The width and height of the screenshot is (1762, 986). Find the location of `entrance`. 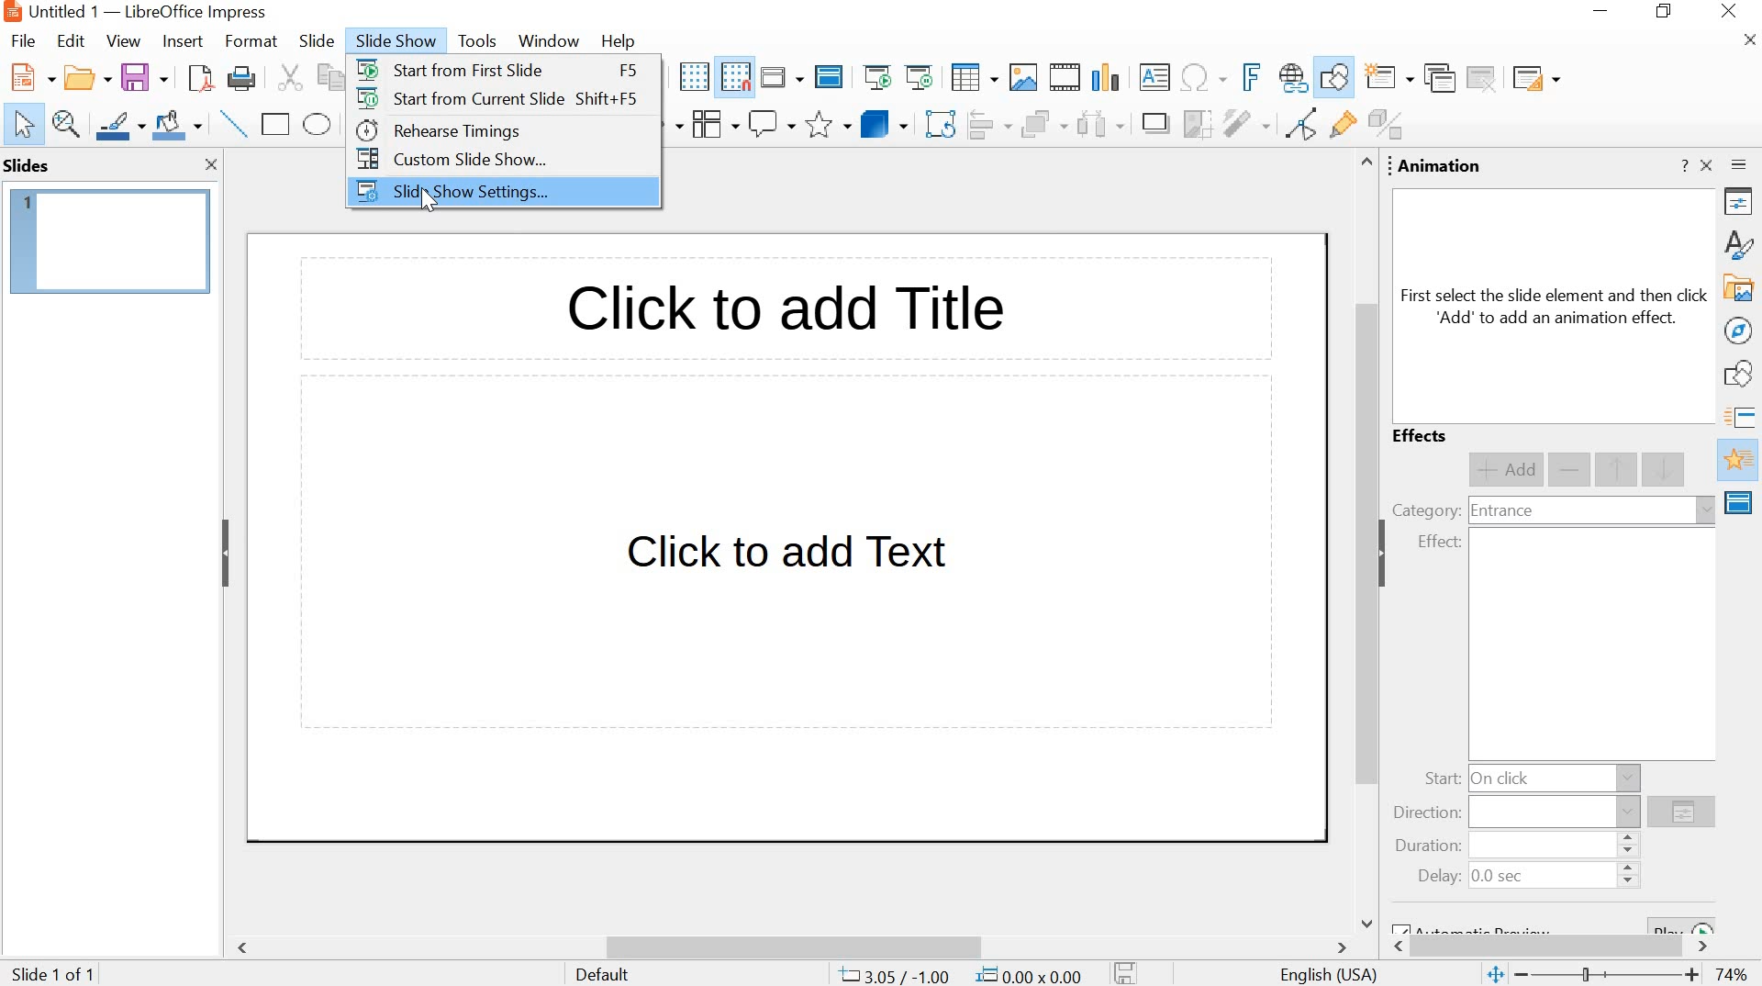

entrance is located at coordinates (1501, 512).